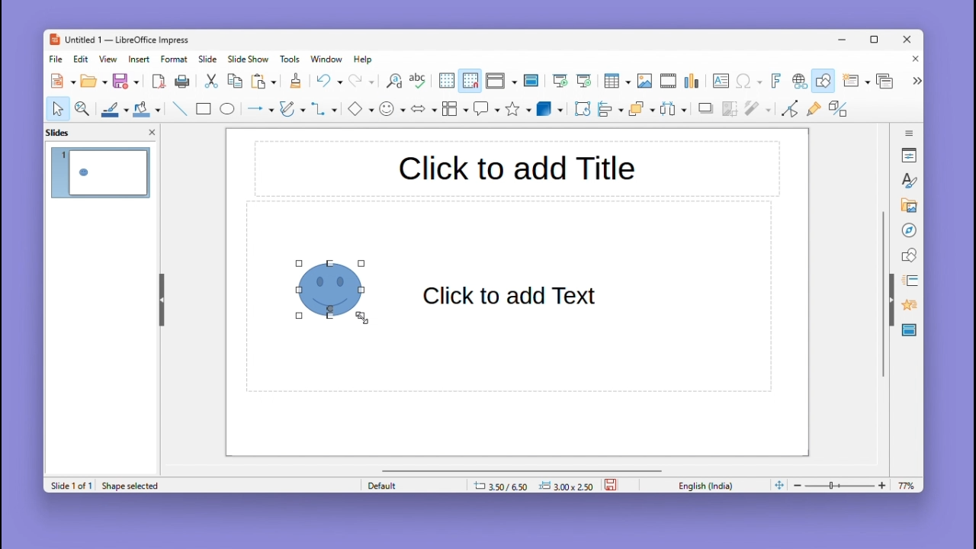  What do you see at coordinates (640, 111) in the screenshot?
I see `Arrange` at bounding box center [640, 111].